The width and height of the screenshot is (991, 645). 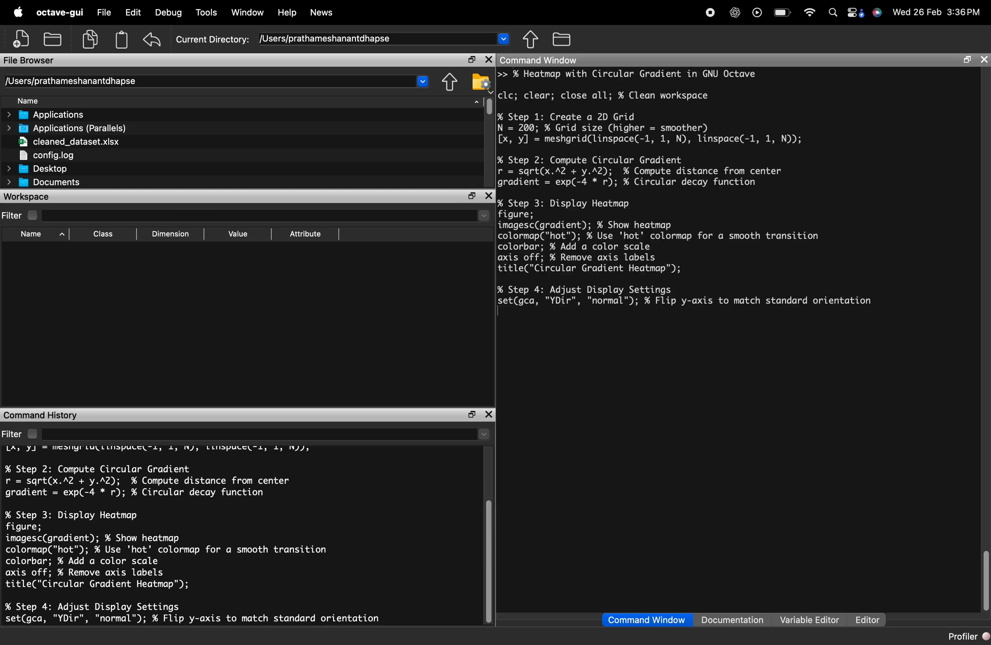 What do you see at coordinates (531, 40) in the screenshot?
I see `Browse directories` at bounding box center [531, 40].